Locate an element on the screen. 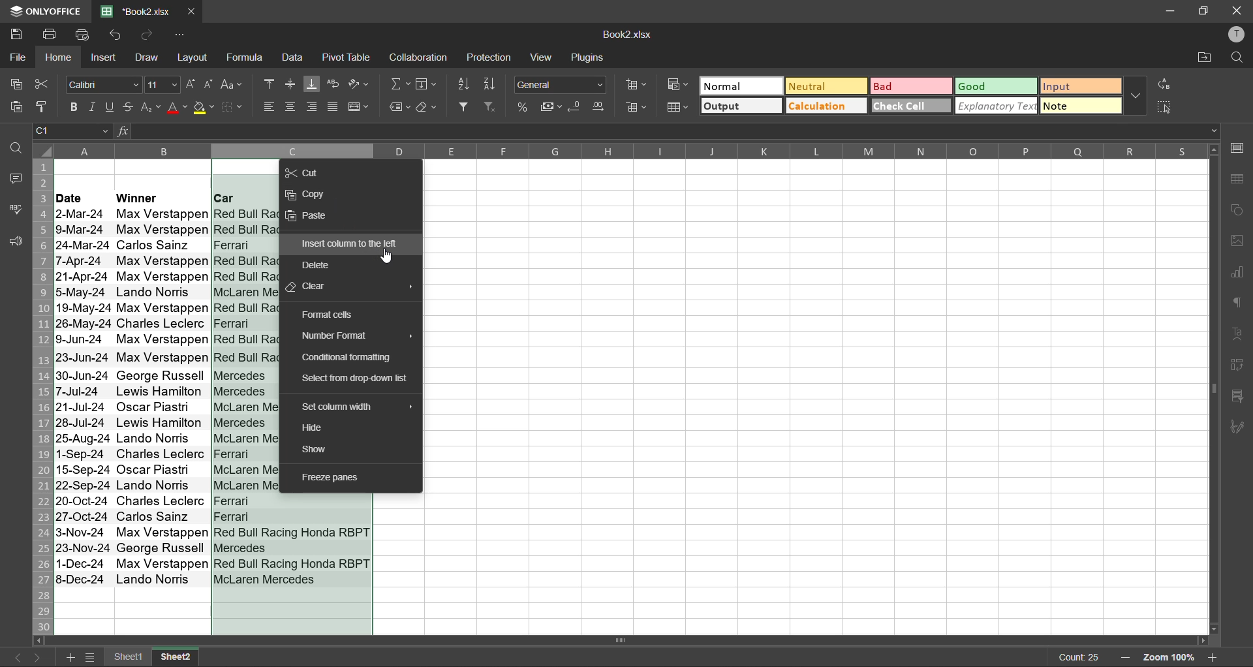  sort ascending is located at coordinates (466, 87).